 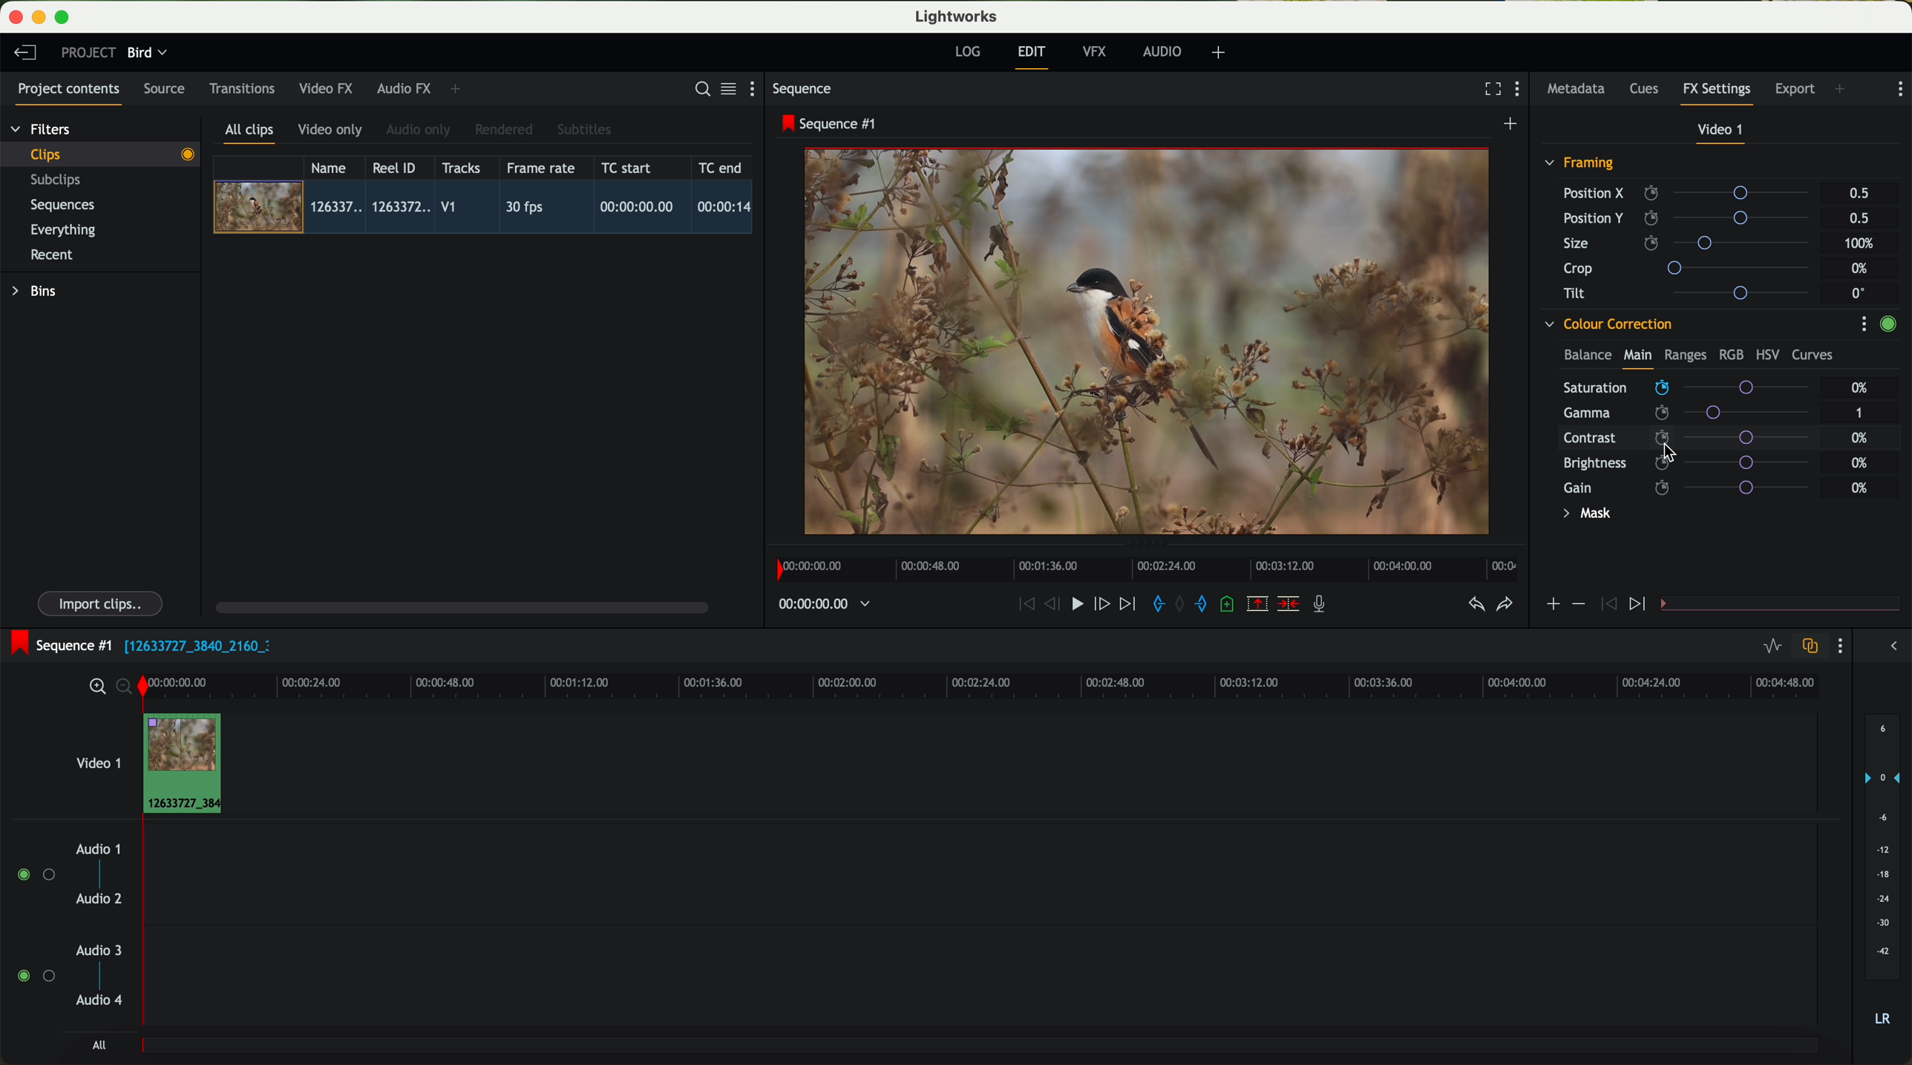 I want to click on crop, so click(x=1692, y=267).